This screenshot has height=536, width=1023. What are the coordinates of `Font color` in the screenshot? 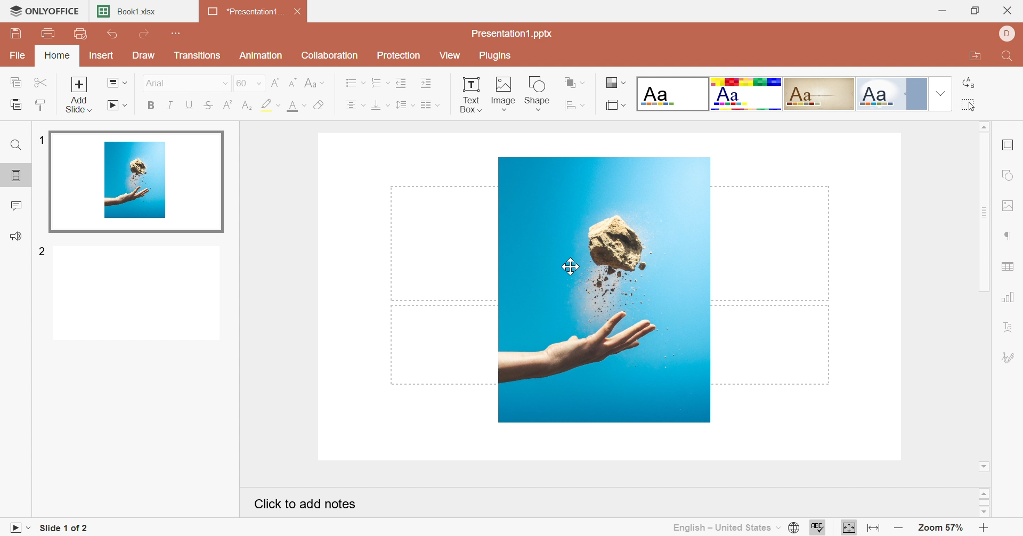 It's located at (299, 105).